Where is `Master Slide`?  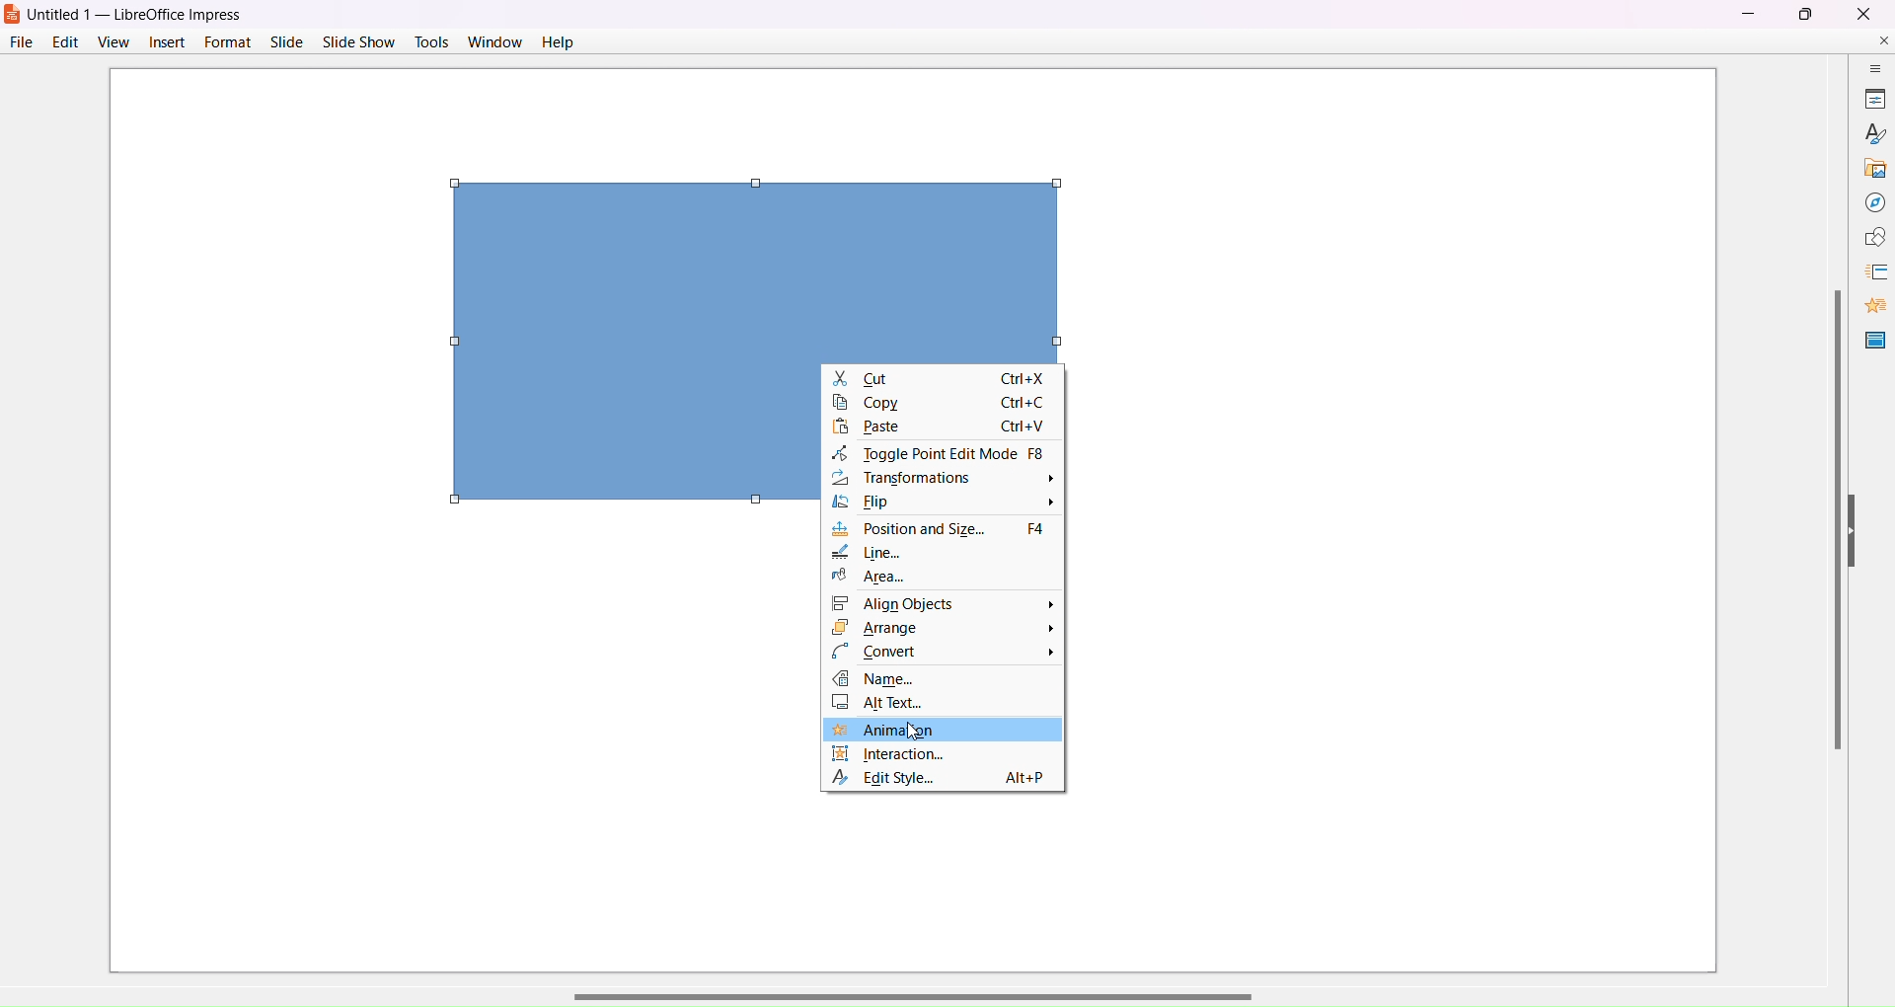
Master Slide is located at coordinates (1872, 339).